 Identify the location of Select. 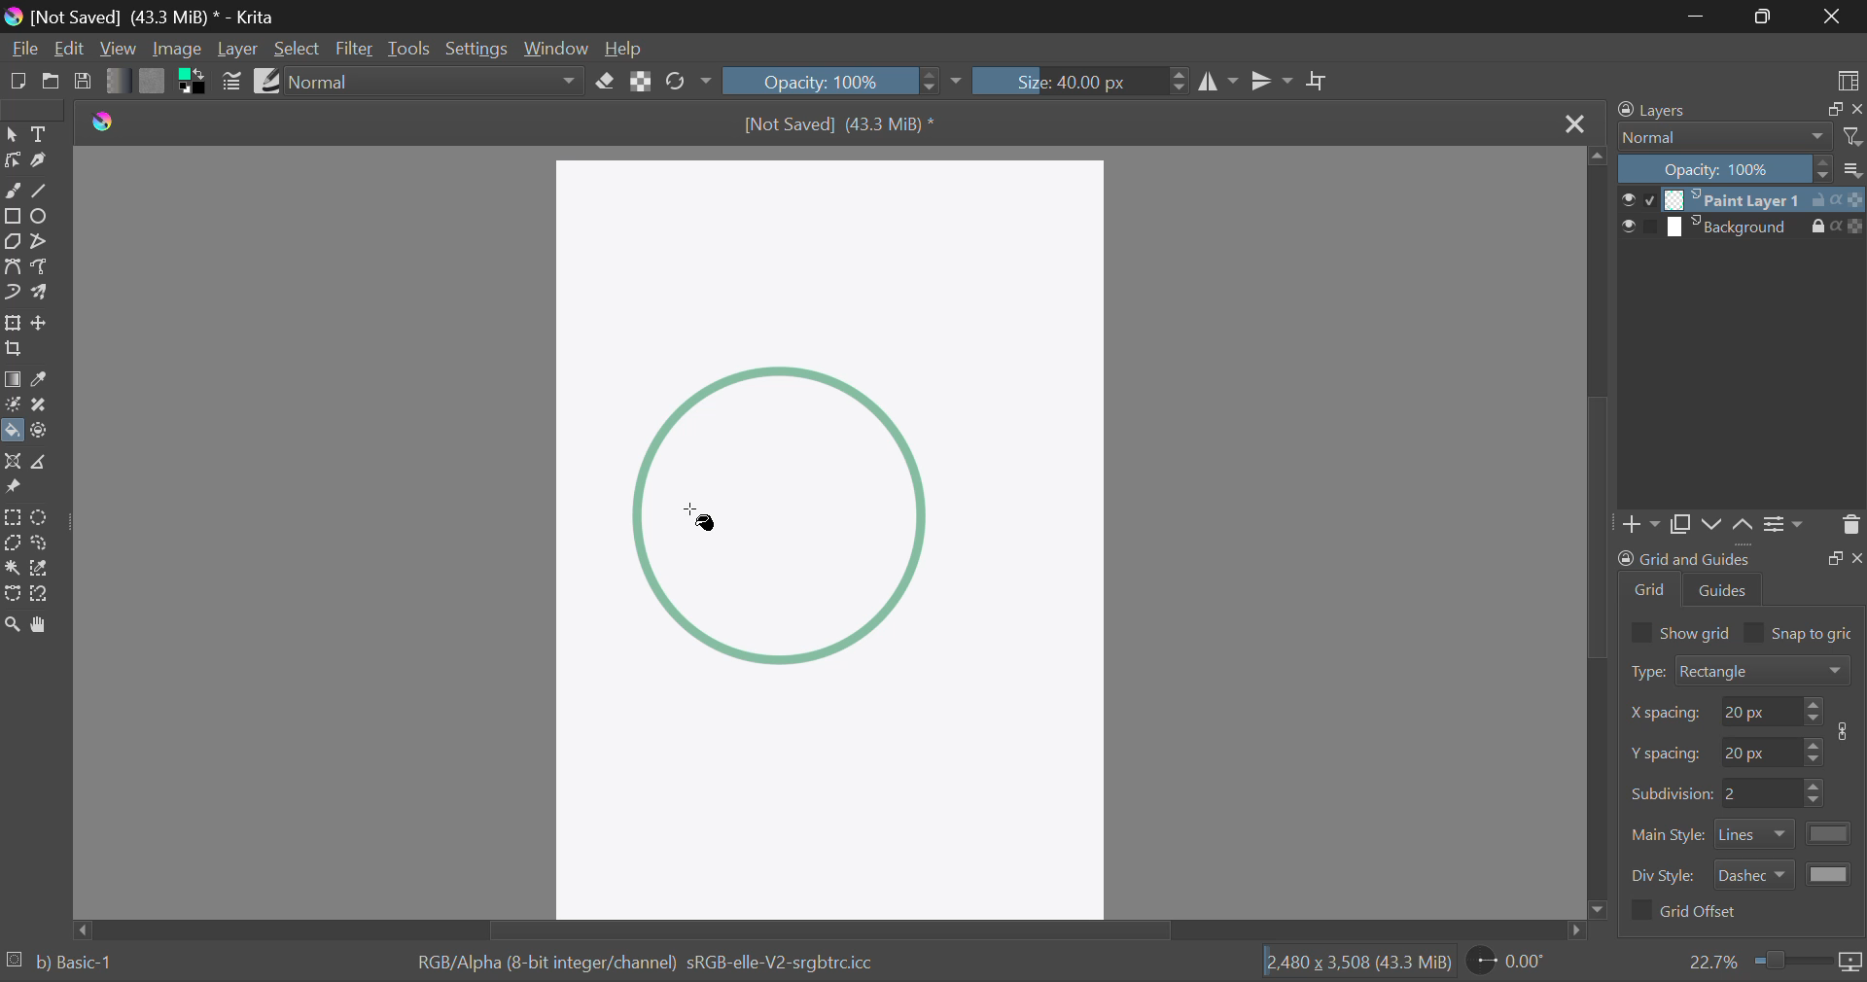
(13, 134).